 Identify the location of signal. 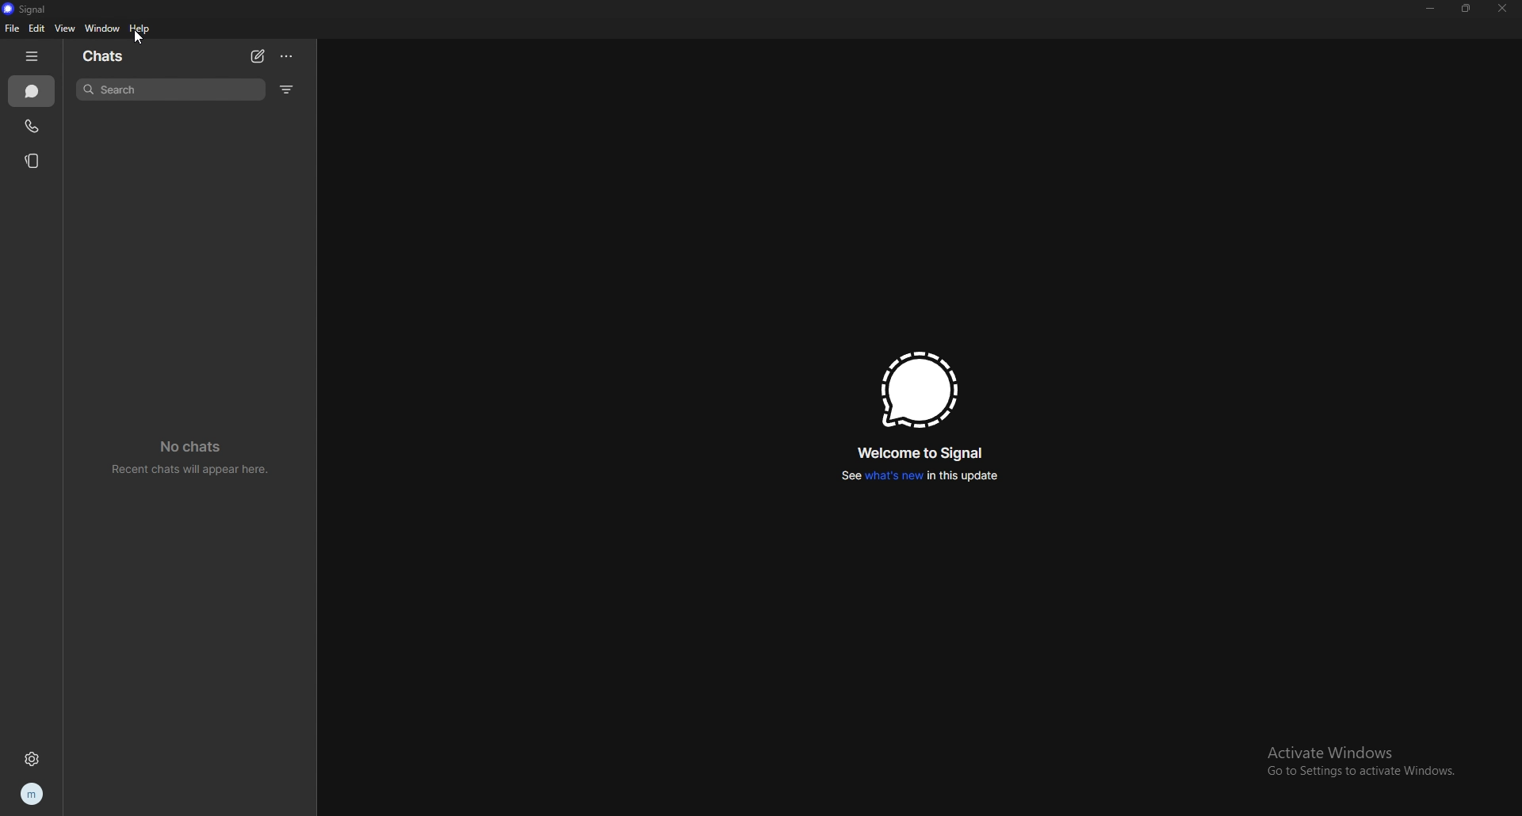
(35, 9).